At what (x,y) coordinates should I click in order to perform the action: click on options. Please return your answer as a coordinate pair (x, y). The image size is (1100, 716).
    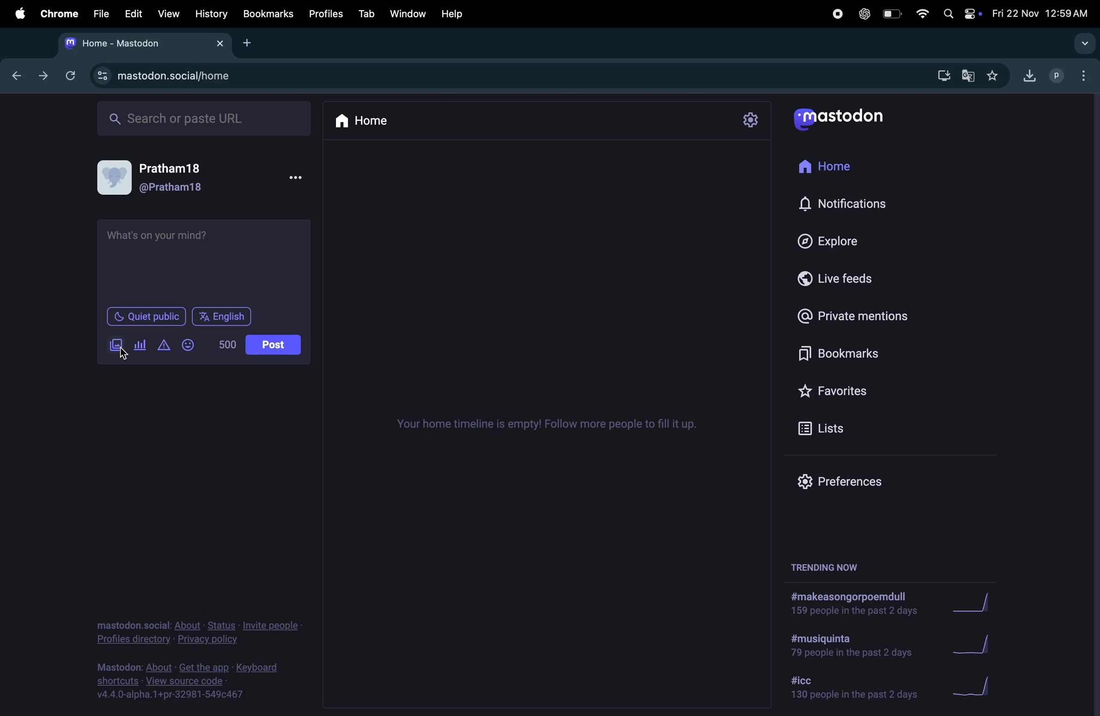
    Looking at the image, I should click on (1081, 73).